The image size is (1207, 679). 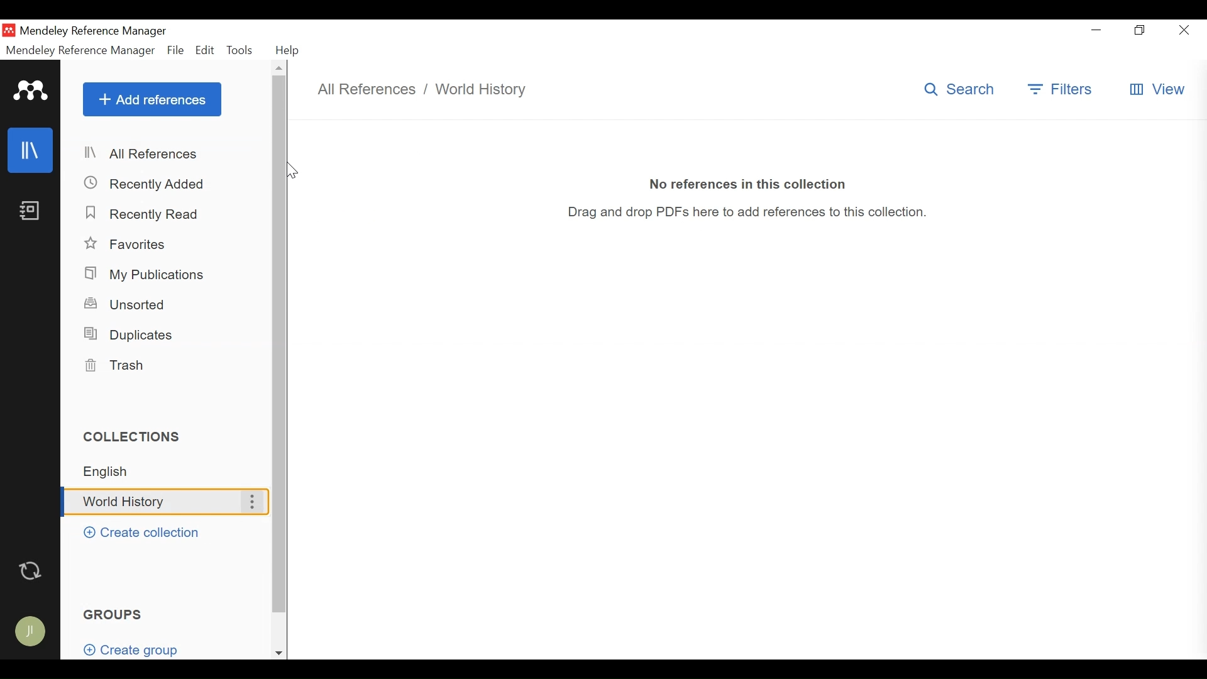 What do you see at coordinates (10, 30) in the screenshot?
I see `Mendeley Desktop Icon` at bounding box center [10, 30].